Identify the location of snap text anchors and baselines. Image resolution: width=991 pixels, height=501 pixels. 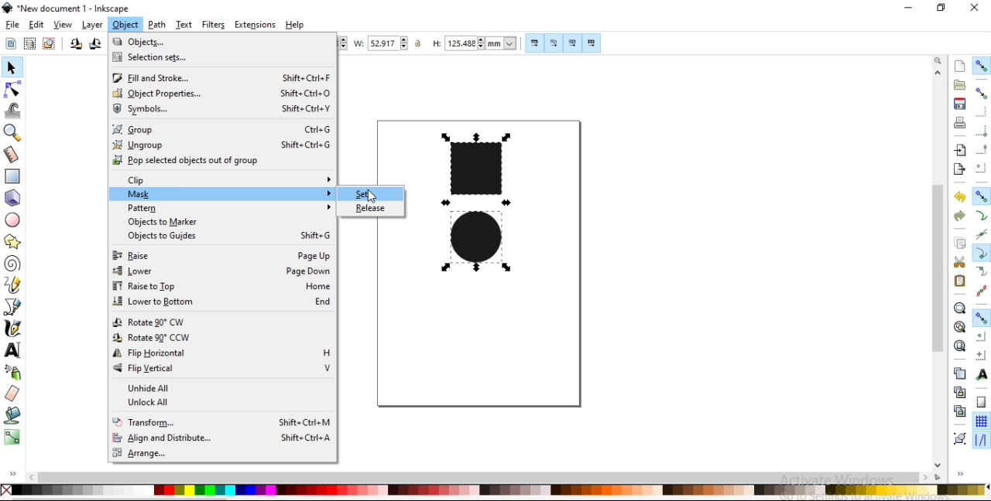
(982, 373).